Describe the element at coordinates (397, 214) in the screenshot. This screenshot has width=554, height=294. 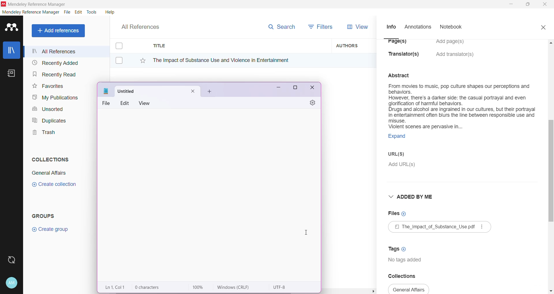
I see `Click to Add Files` at that location.